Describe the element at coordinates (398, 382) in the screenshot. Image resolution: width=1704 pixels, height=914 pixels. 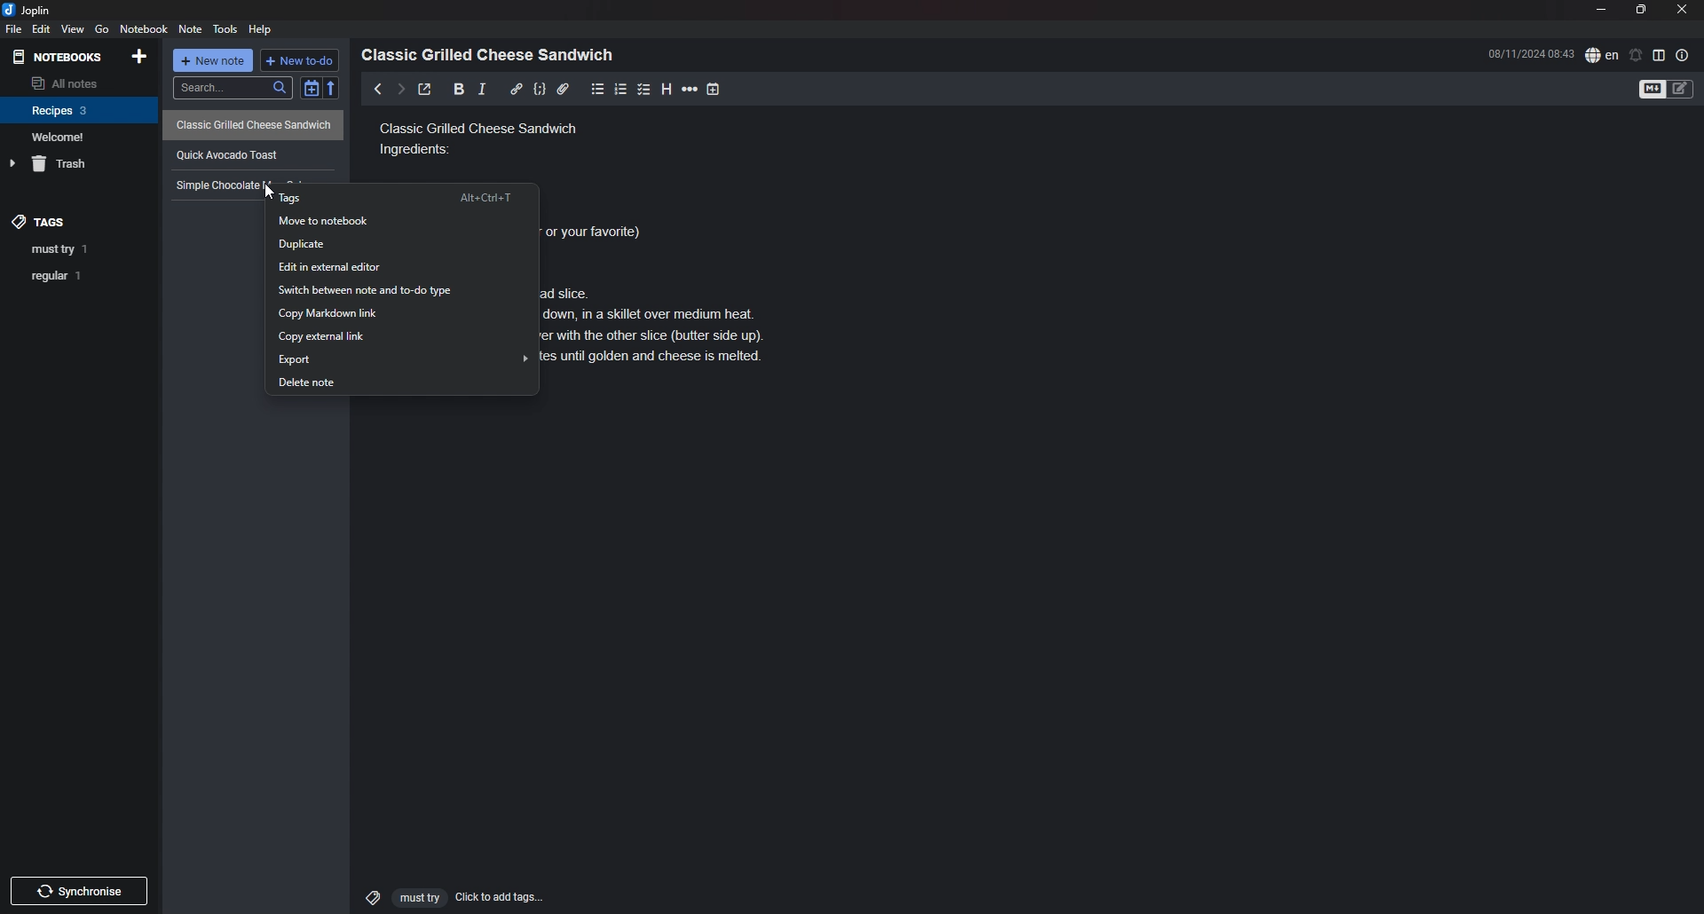
I see `Delete note` at that location.